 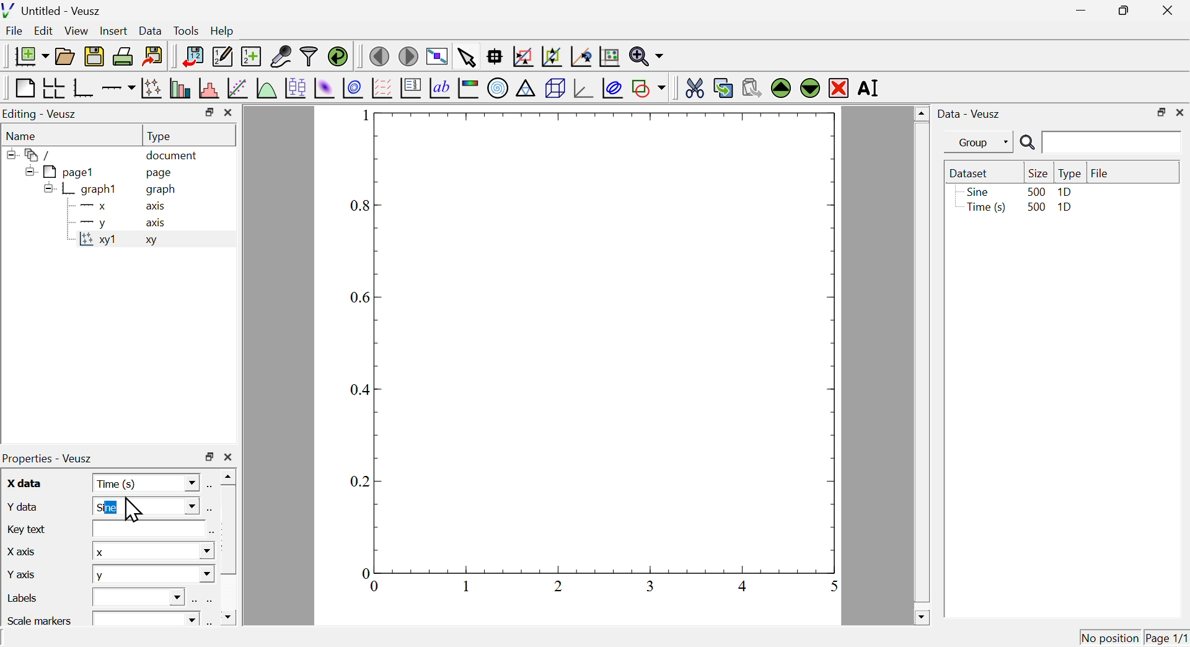 I want to click on plot a 2d dataset as contours, so click(x=353, y=88).